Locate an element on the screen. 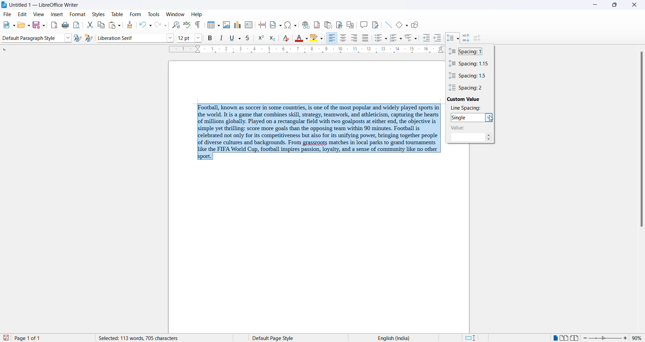  word and character count is located at coordinates (145, 338).